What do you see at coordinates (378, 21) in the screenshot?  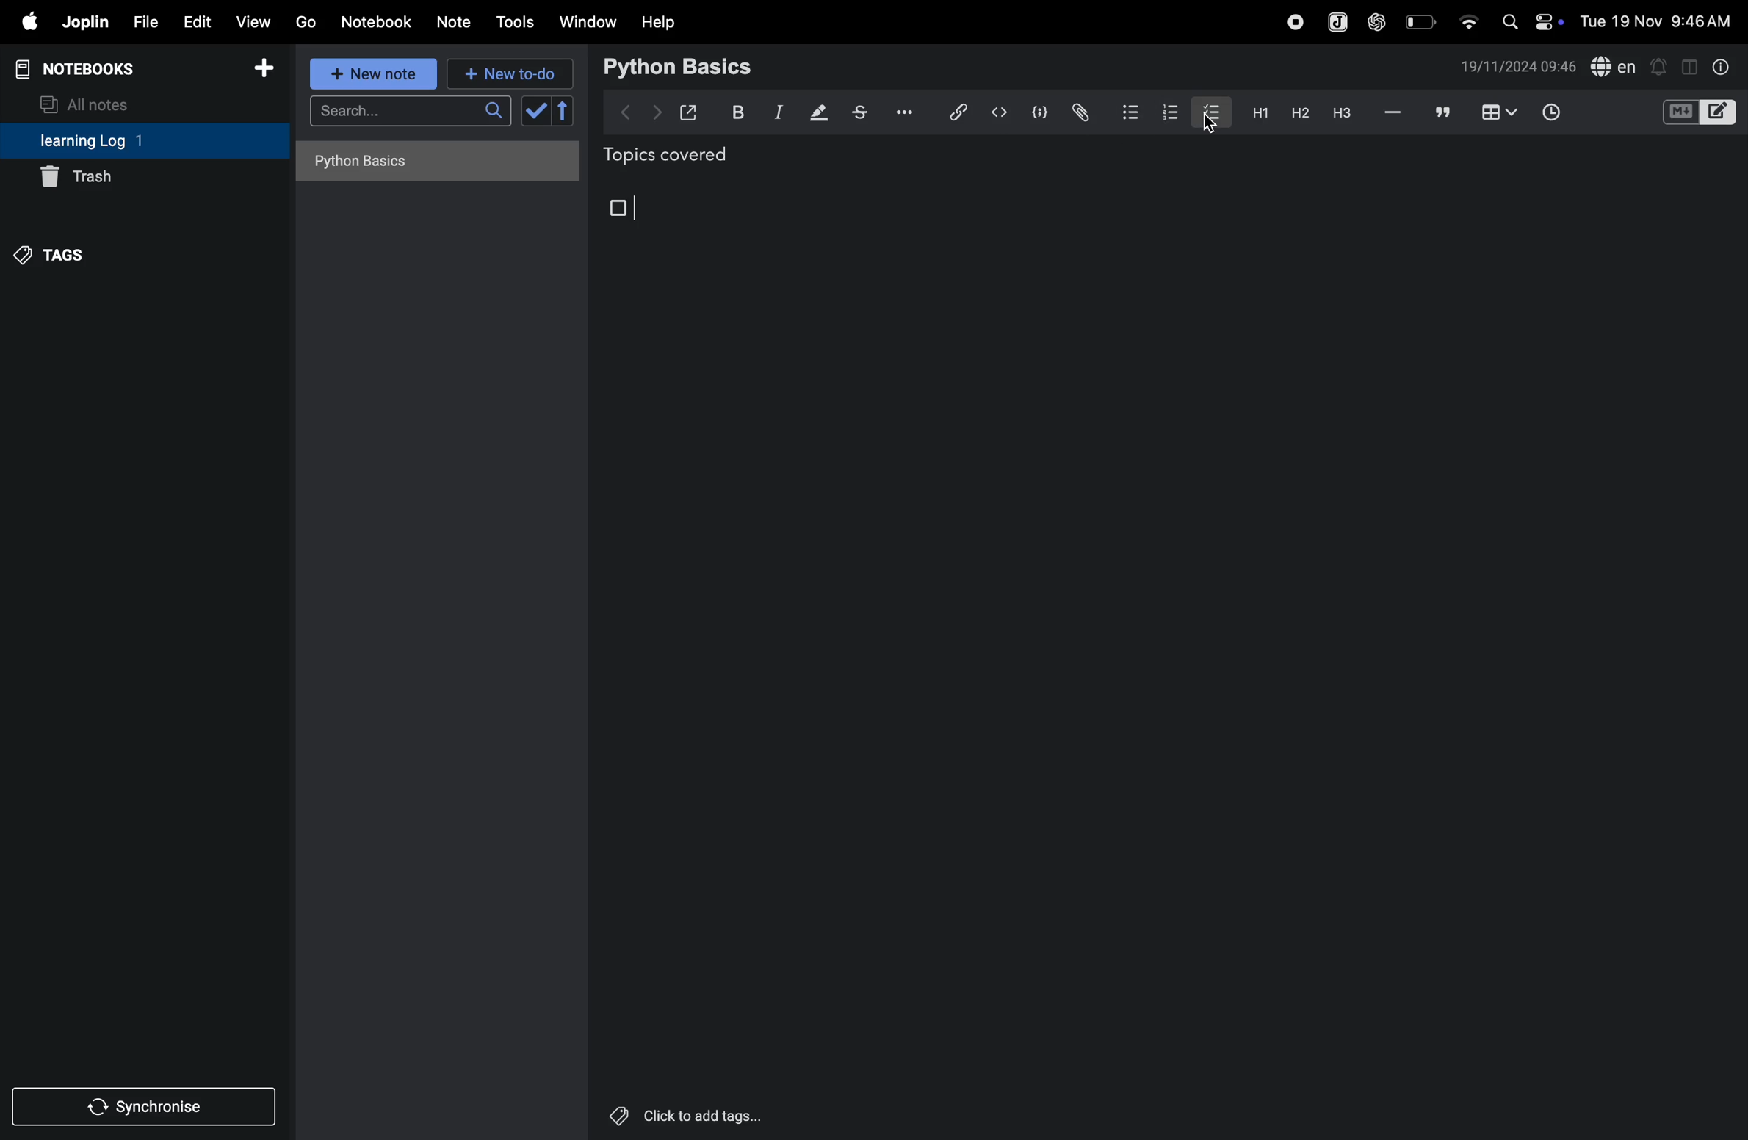 I see `notebook` at bounding box center [378, 21].